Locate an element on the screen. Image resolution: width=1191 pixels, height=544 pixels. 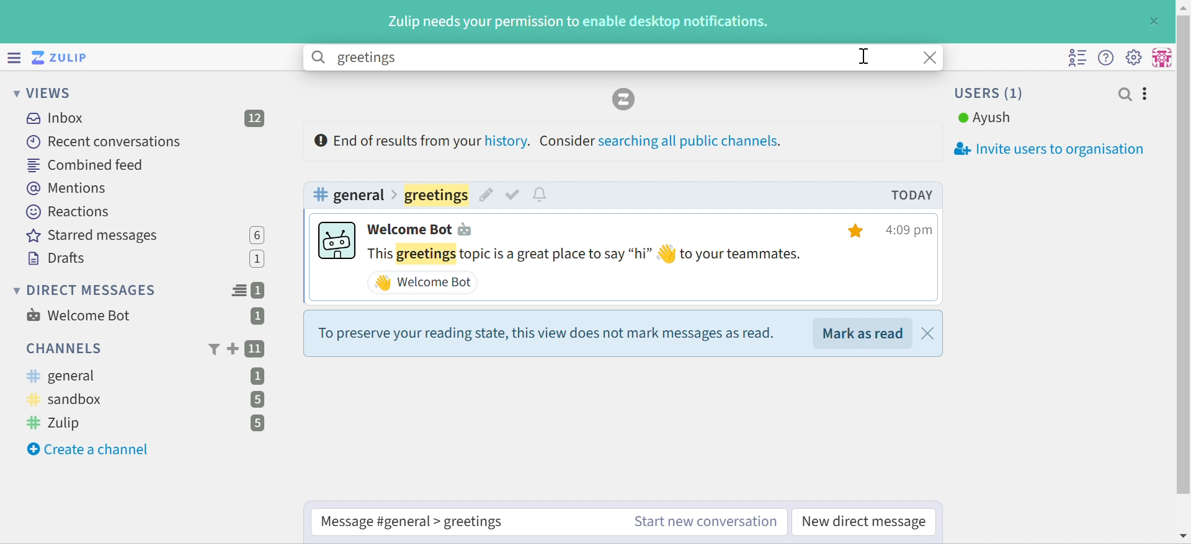
1 is located at coordinates (259, 375).